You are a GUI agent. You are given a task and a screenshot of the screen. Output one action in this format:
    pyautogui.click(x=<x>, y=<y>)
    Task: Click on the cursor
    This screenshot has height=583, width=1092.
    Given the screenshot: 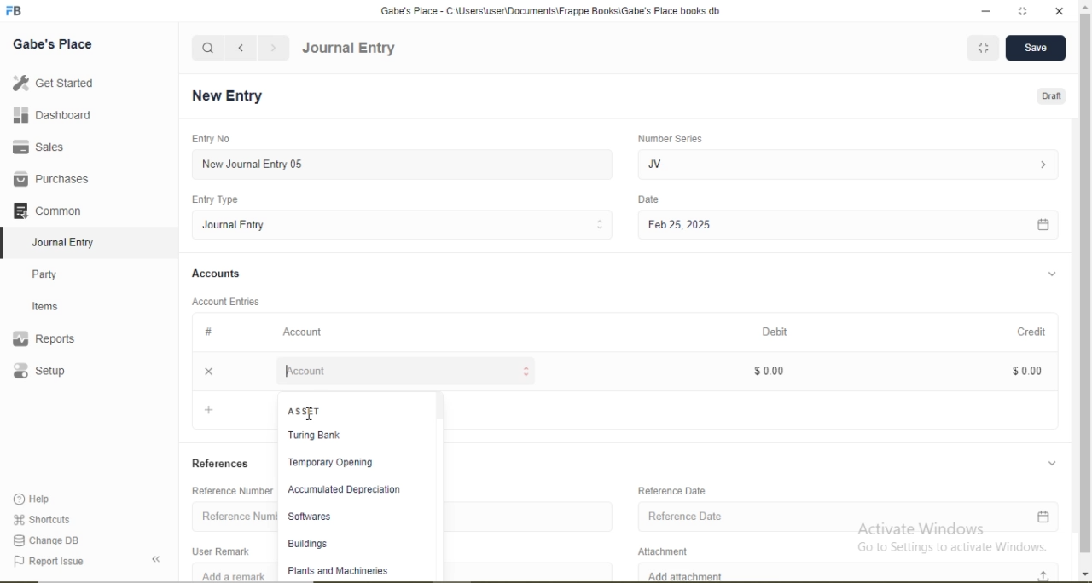 What is the action you would take?
    pyautogui.click(x=313, y=418)
    